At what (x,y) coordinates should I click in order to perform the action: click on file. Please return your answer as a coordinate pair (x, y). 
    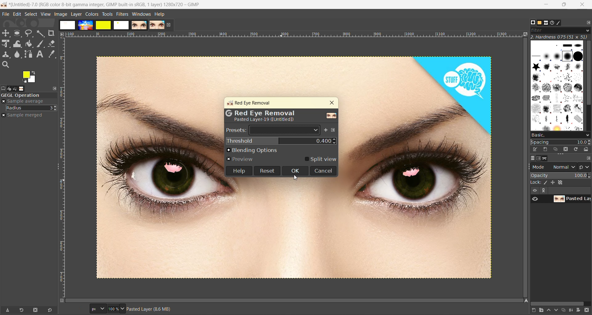
    Looking at the image, I should click on (4, 14).